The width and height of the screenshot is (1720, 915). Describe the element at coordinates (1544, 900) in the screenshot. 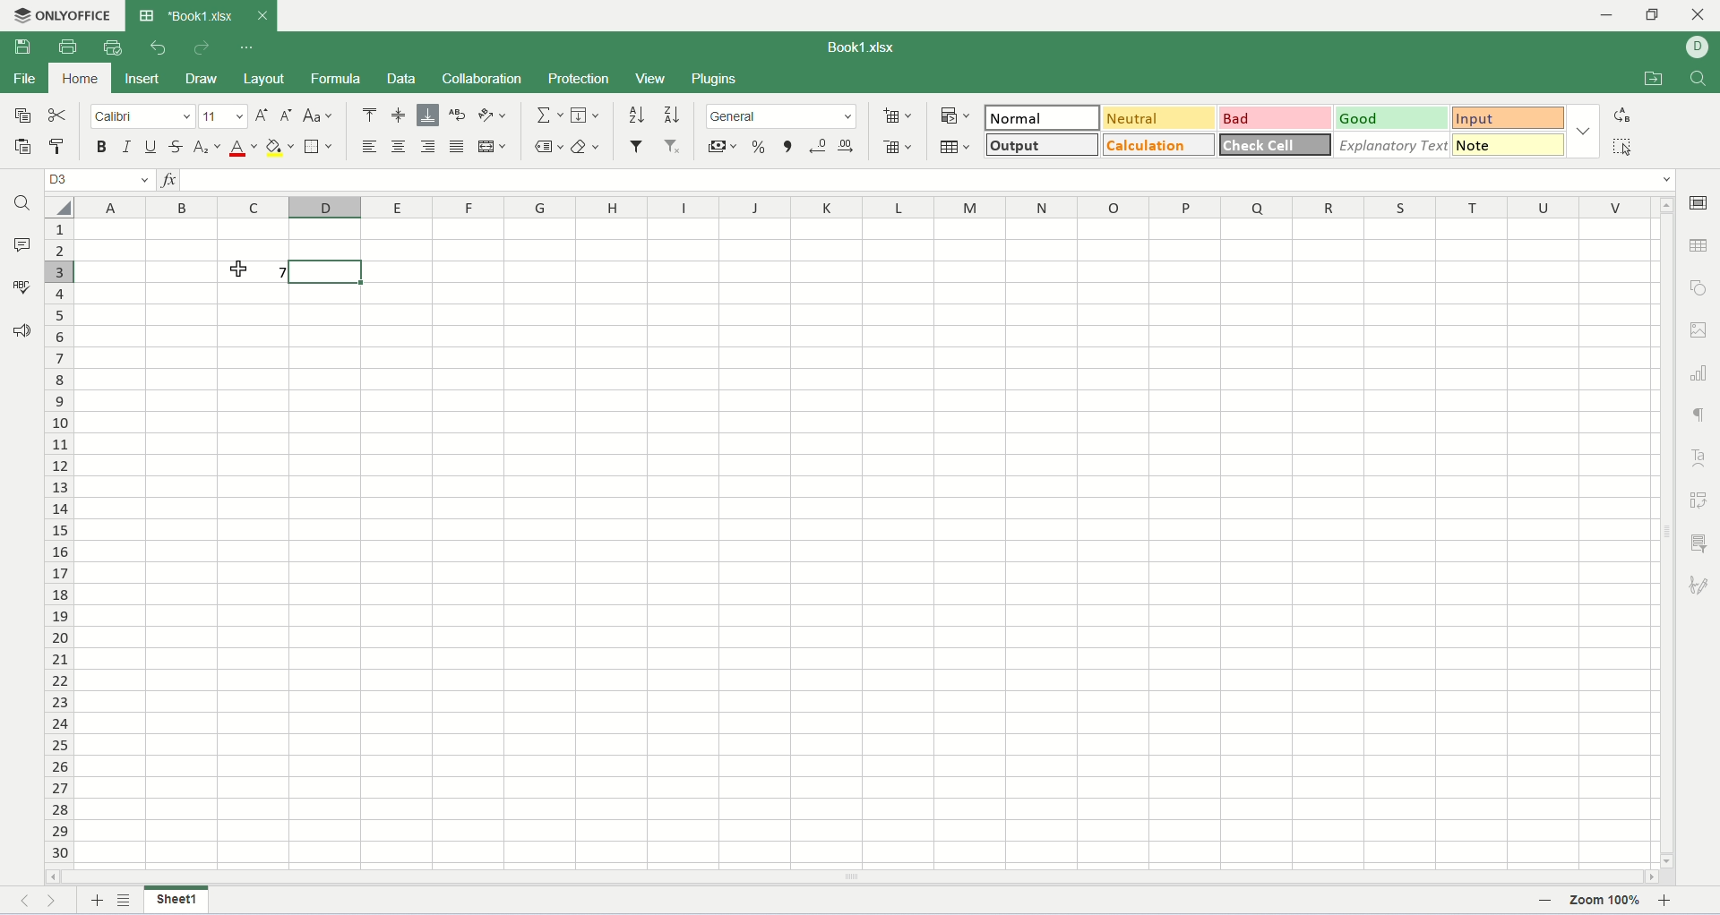

I see `zoom out` at that location.